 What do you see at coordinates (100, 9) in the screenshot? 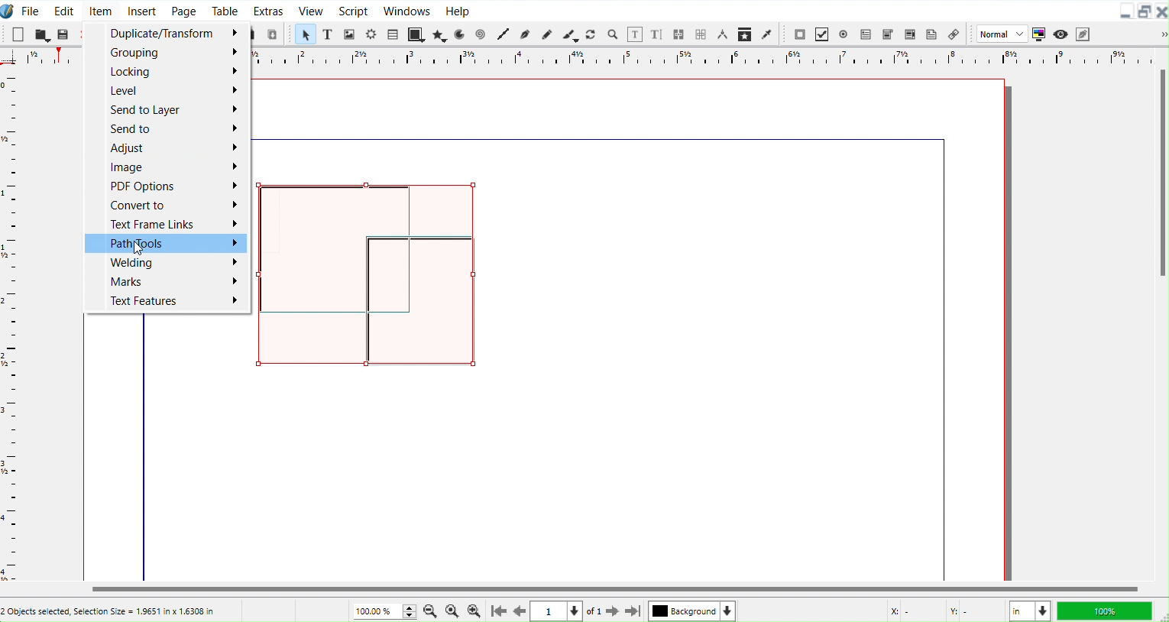
I see `Item` at bounding box center [100, 9].